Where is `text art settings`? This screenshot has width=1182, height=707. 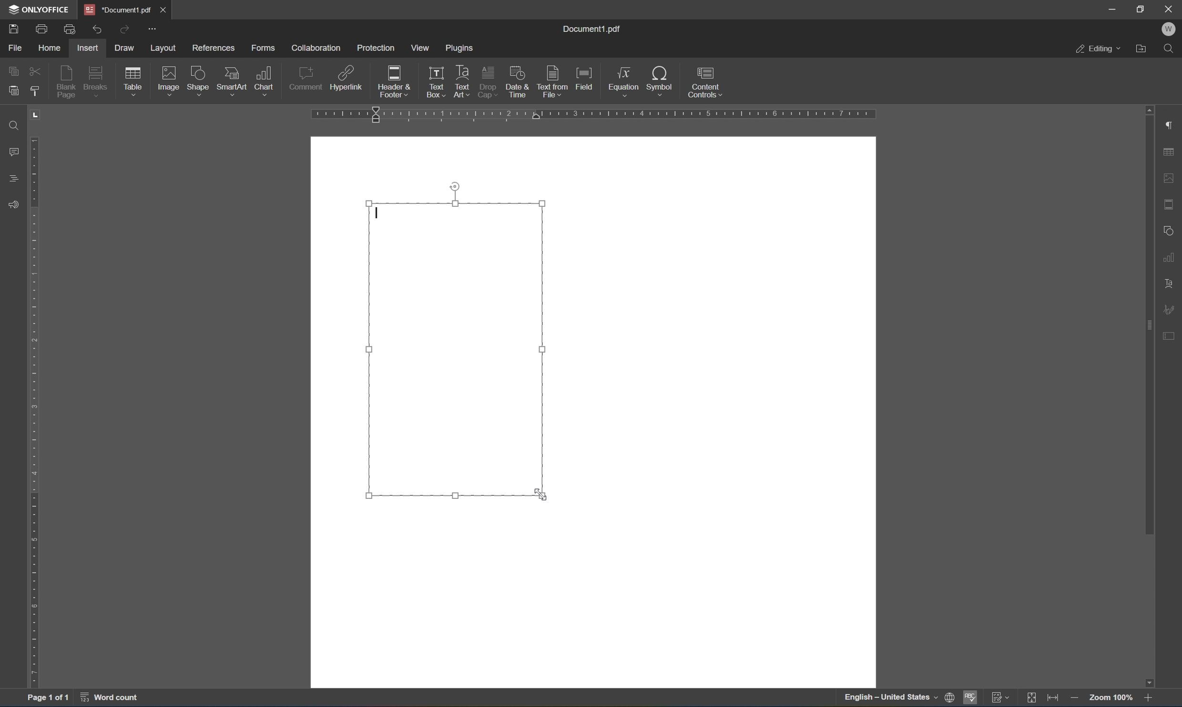
text art settings is located at coordinates (1170, 284).